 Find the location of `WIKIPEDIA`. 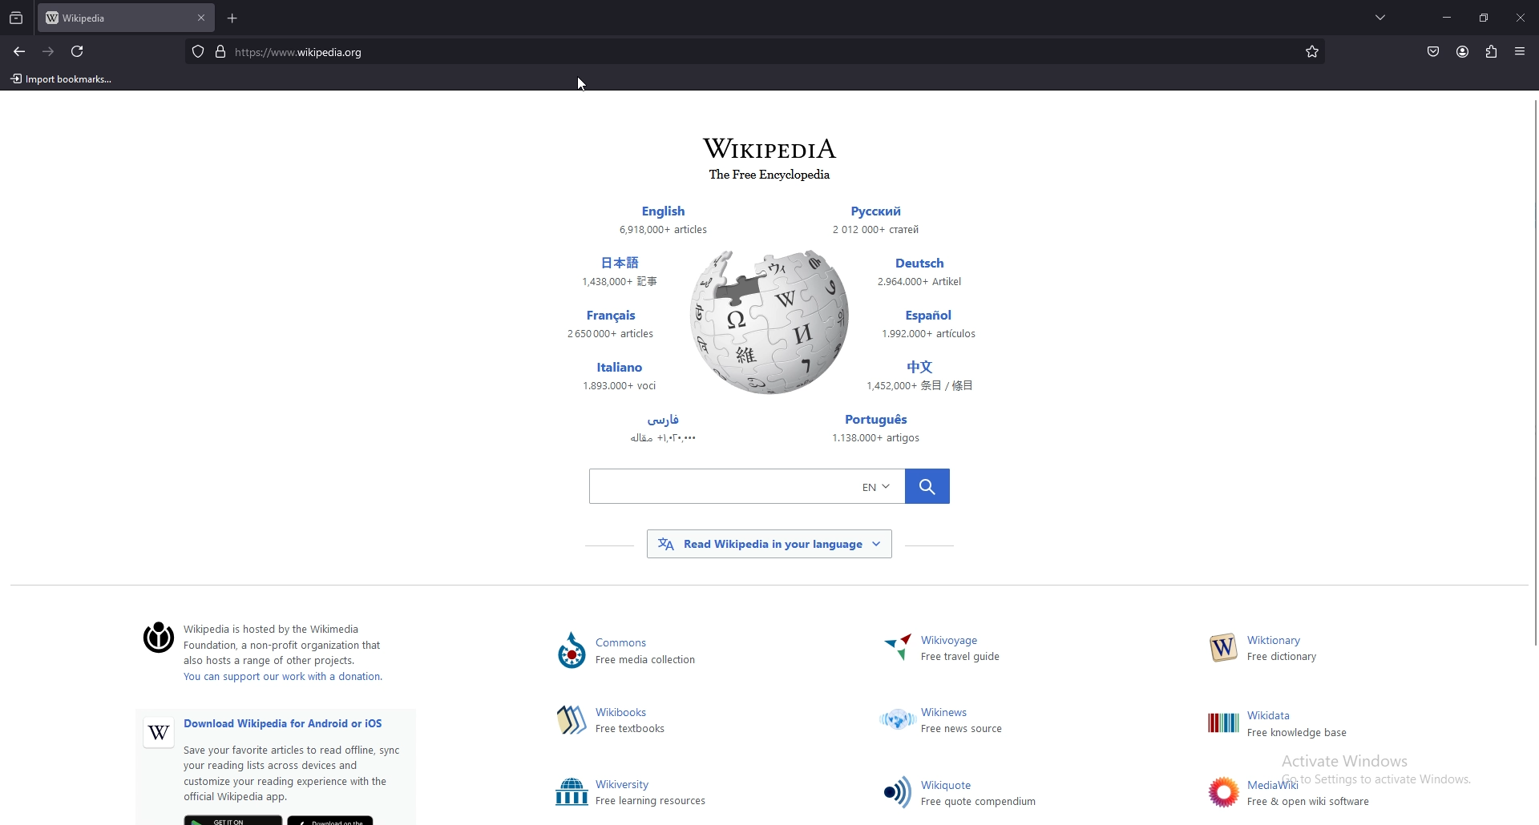

WIKIPEDIA is located at coordinates (774, 148).